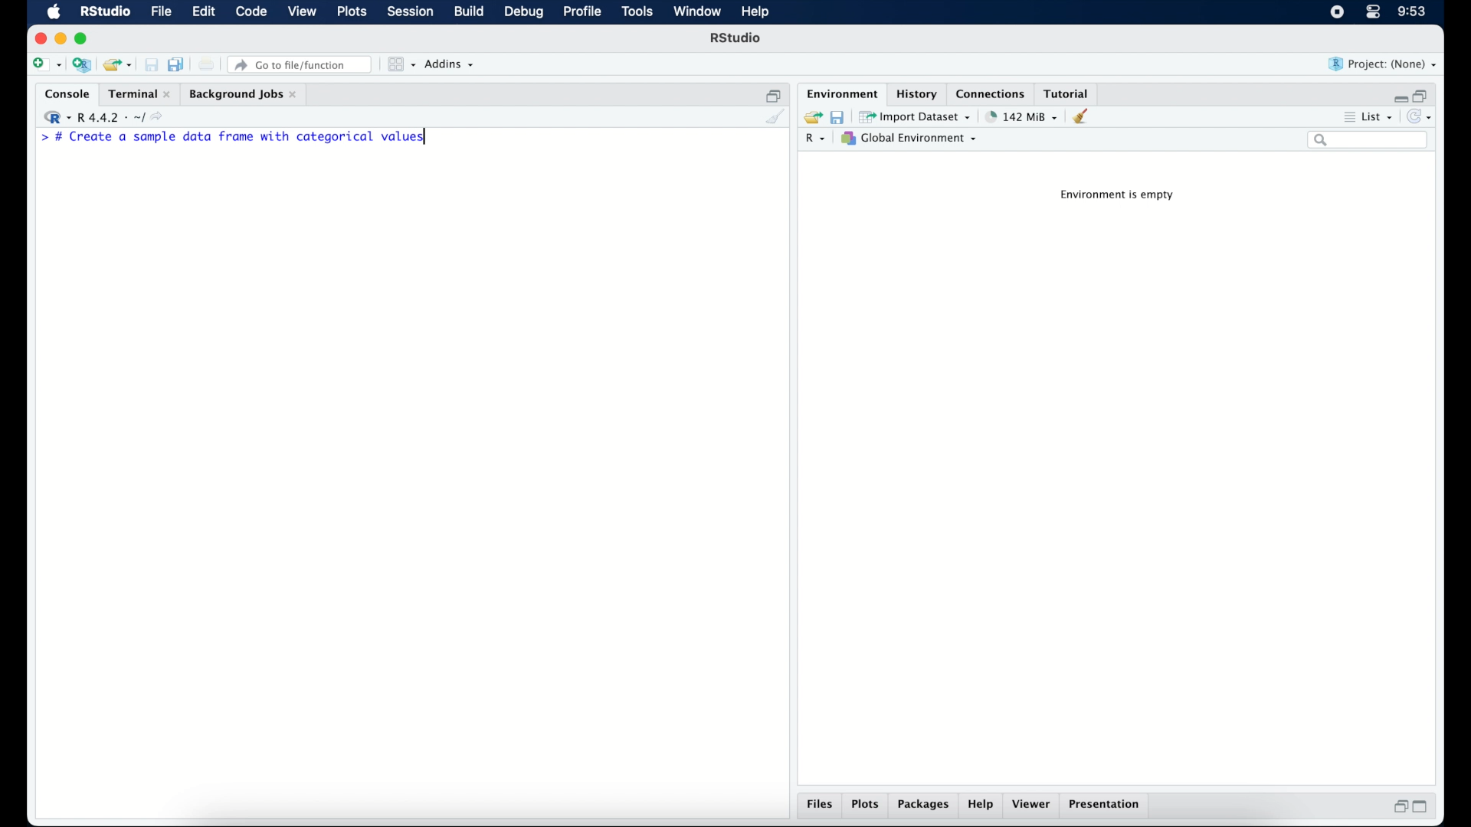  Describe the element at coordinates (451, 65) in the screenshot. I see `addins` at that location.